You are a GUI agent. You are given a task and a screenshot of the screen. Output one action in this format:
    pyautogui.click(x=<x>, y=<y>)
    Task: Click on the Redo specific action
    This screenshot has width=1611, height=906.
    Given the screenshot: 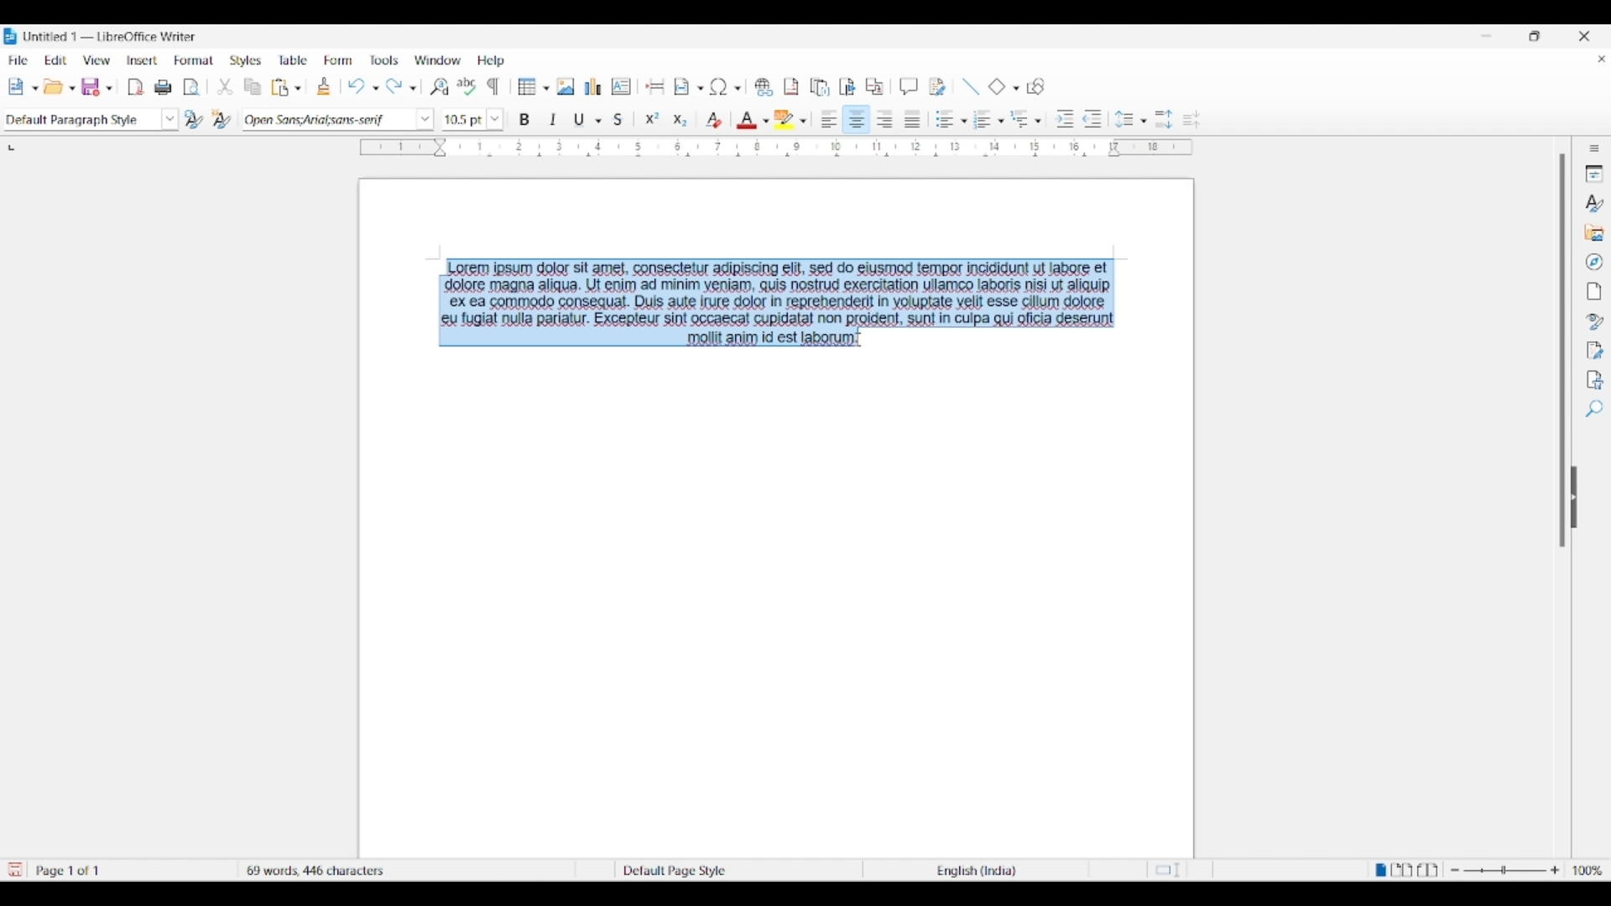 What is the action you would take?
    pyautogui.click(x=413, y=89)
    